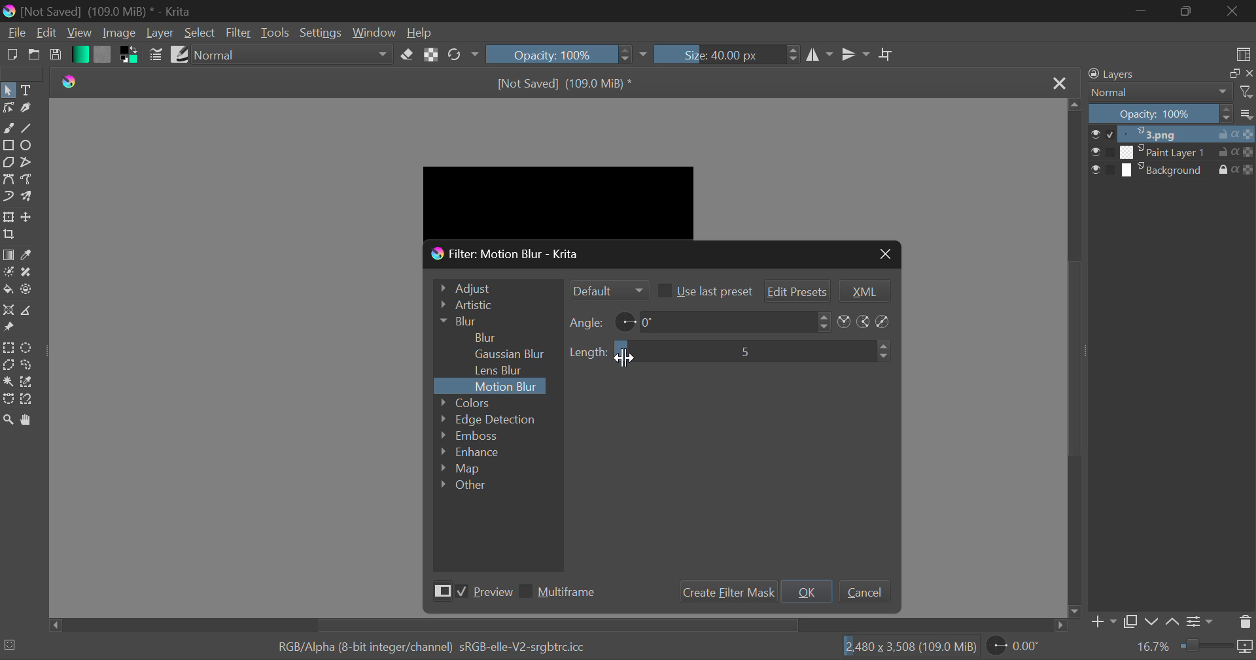  I want to click on Zoom, so click(10, 421).